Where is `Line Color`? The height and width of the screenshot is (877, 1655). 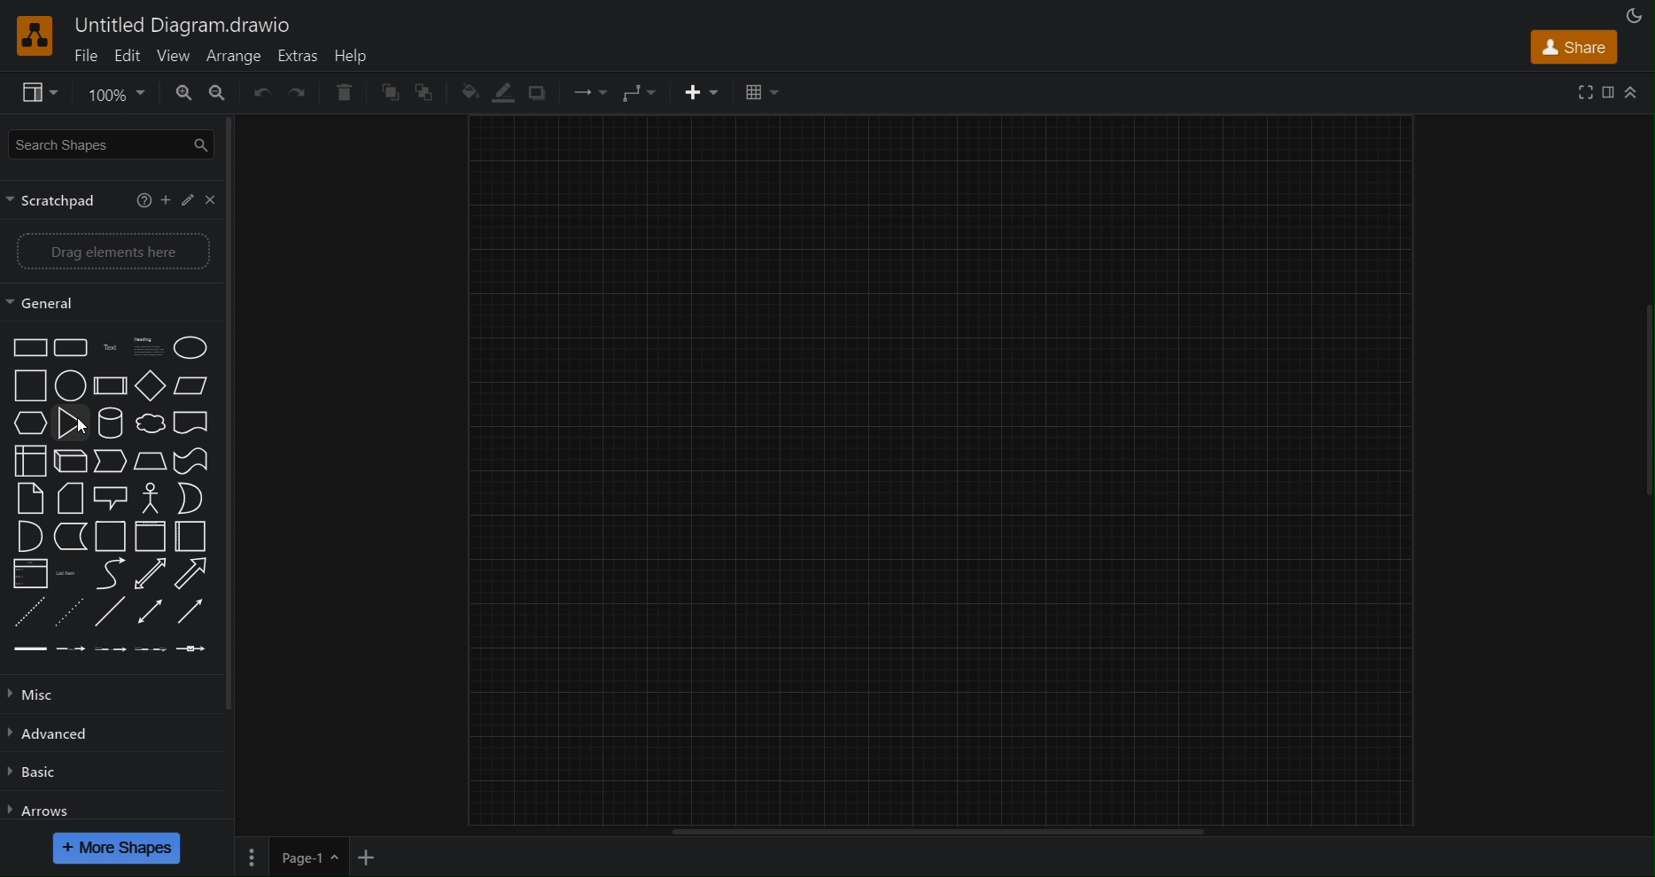 Line Color is located at coordinates (501, 93).